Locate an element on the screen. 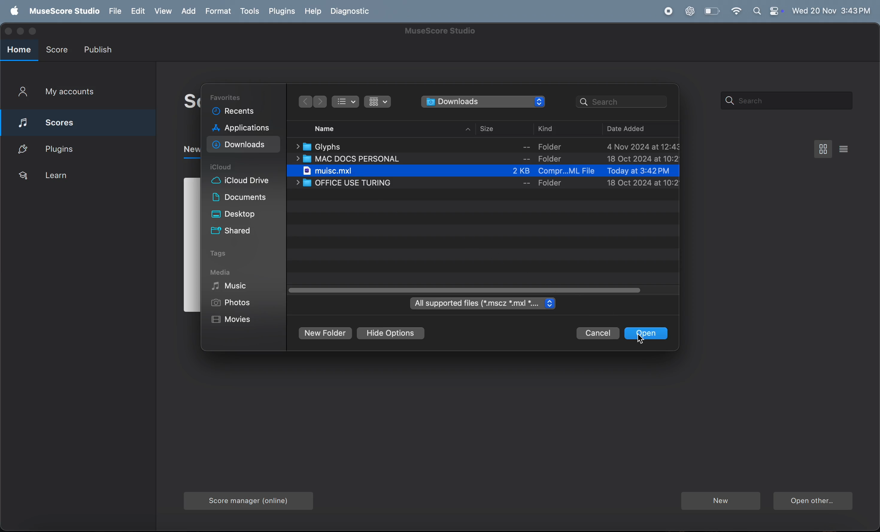 The width and height of the screenshot is (880, 532). tags is located at coordinates (233, 253).